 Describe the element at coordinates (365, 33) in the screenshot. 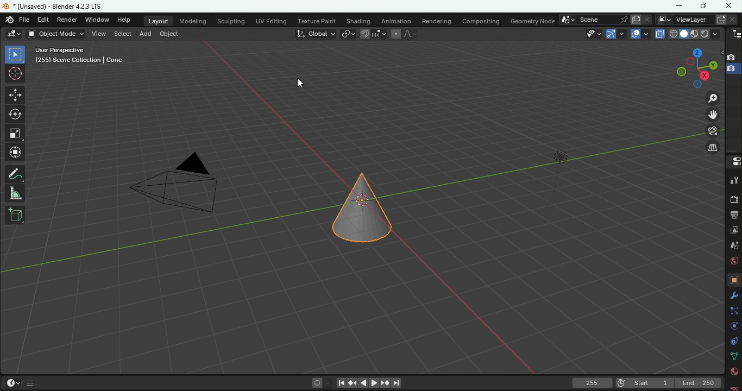

I see `Snap` at that location.